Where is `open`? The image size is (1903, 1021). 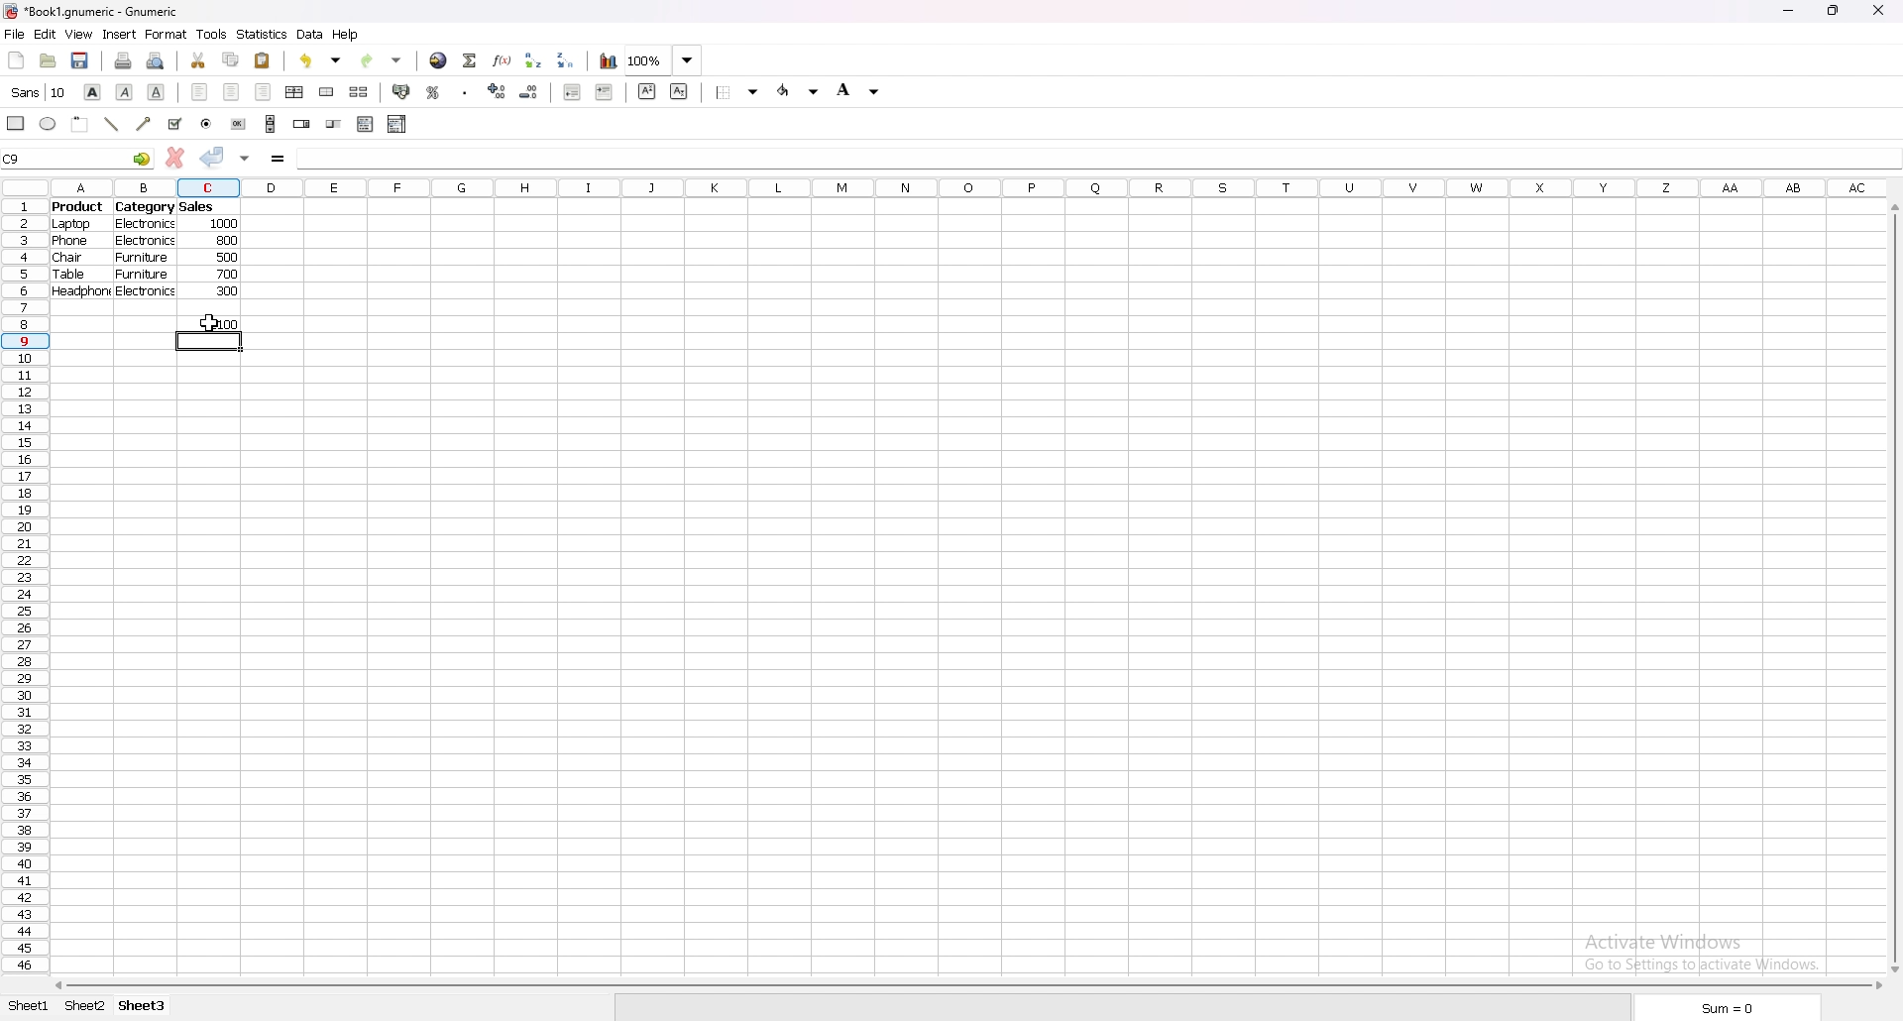 open is located at coordinates (50, 58).